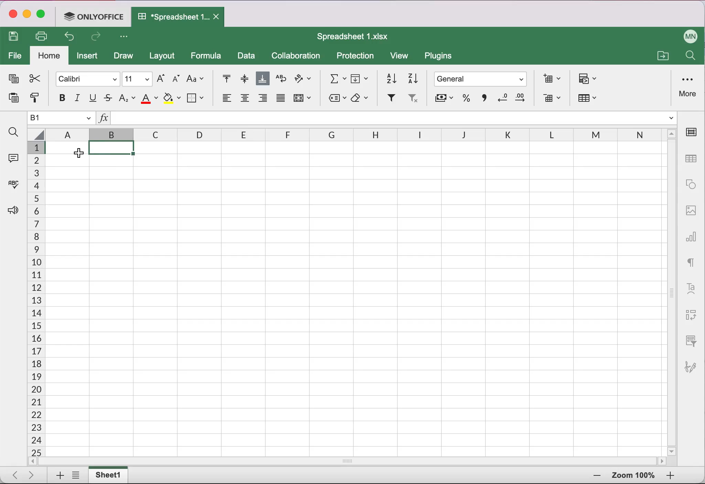 The image size is (705, 484). What do you see at coordinates (550, 78) in the screenshot?
I see `insert cells` at bounding box center [550, 78].